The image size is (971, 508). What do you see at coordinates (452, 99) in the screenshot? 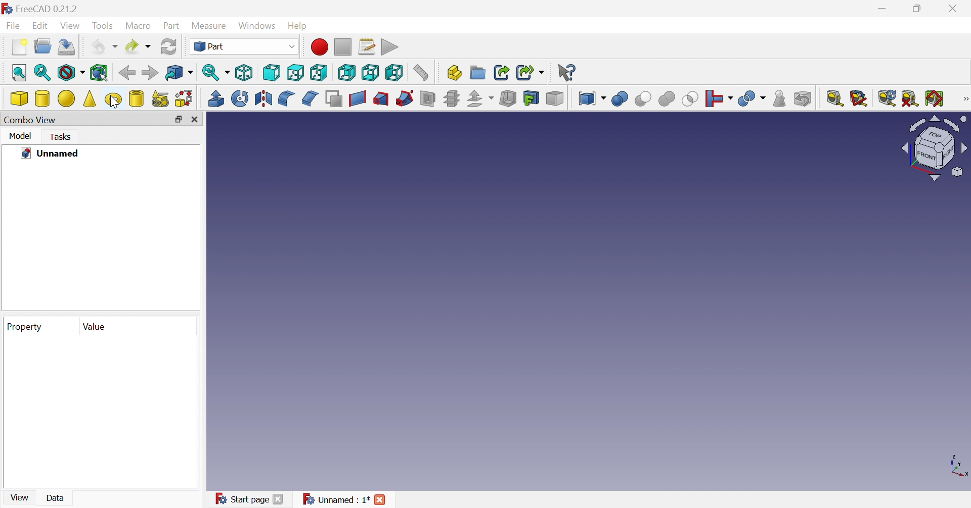
I see `Cross-section` at bounding box center [452, 99].